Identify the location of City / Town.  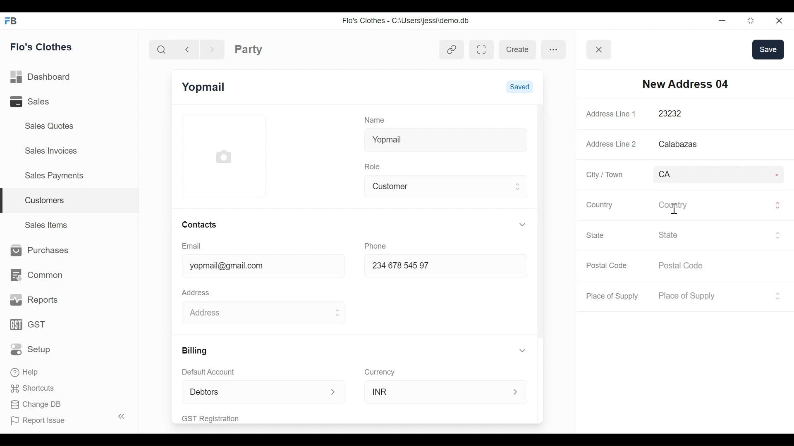
(605, 175).